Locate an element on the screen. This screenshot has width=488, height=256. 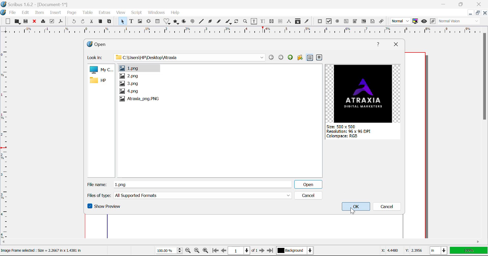
Insert Special Shapes is located at coordinates (167, 22).